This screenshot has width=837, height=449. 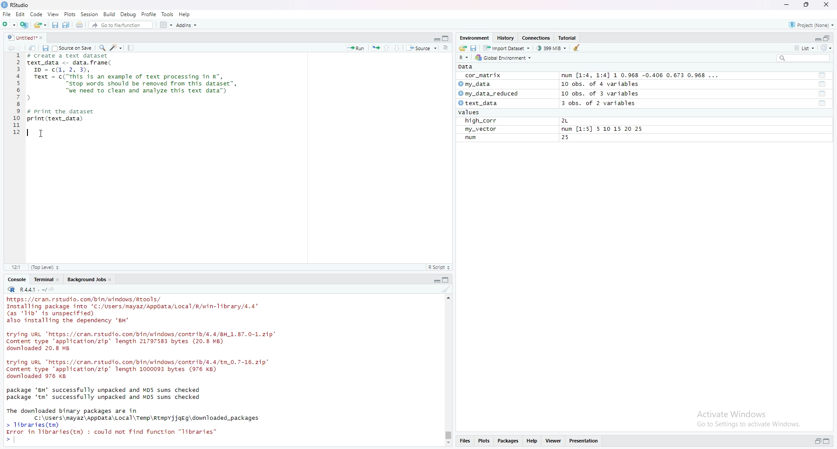 What do you see at coordinates (509, 441) in the screenshot?
I see `packages` at bounding box center [509, 441].